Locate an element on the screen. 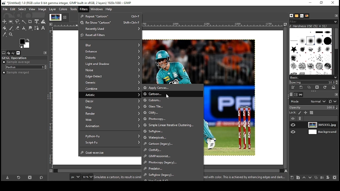  paths is located at coordinates (301, 94).